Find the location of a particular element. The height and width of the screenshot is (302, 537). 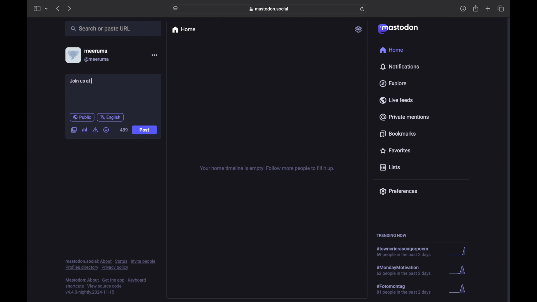

add  poll is located at coordinates (84, 130).